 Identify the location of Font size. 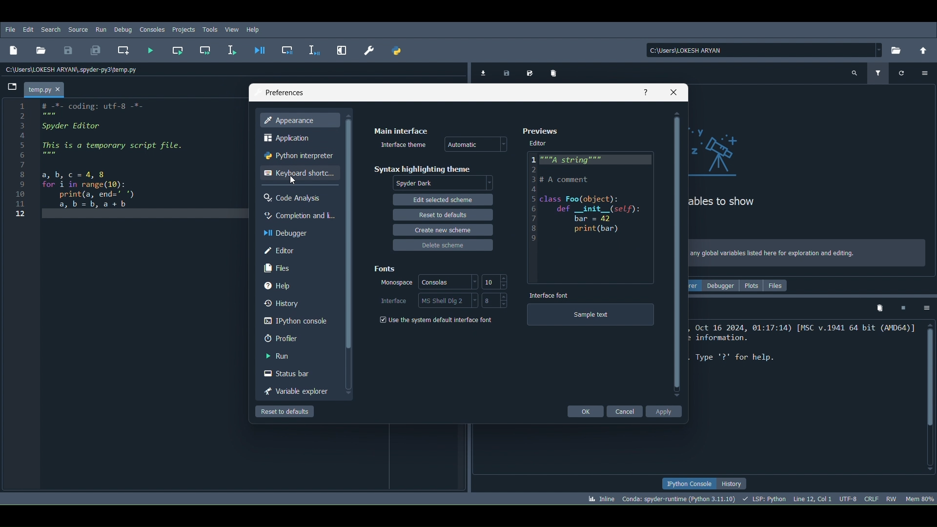
(494, 302).